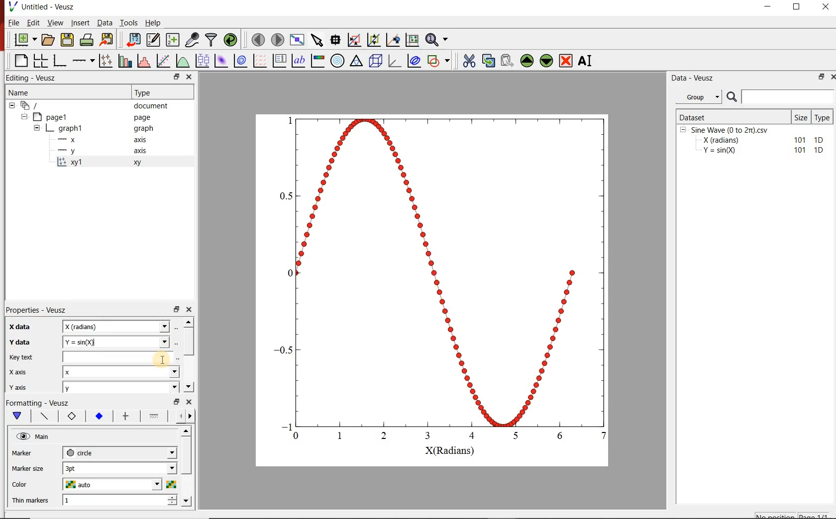 The width and height of the screenshot is (836, 519). What do you see at coordinates (412, 39) in the screenshot?
I see `click to reset graphs` at bounding box center [412, 39].